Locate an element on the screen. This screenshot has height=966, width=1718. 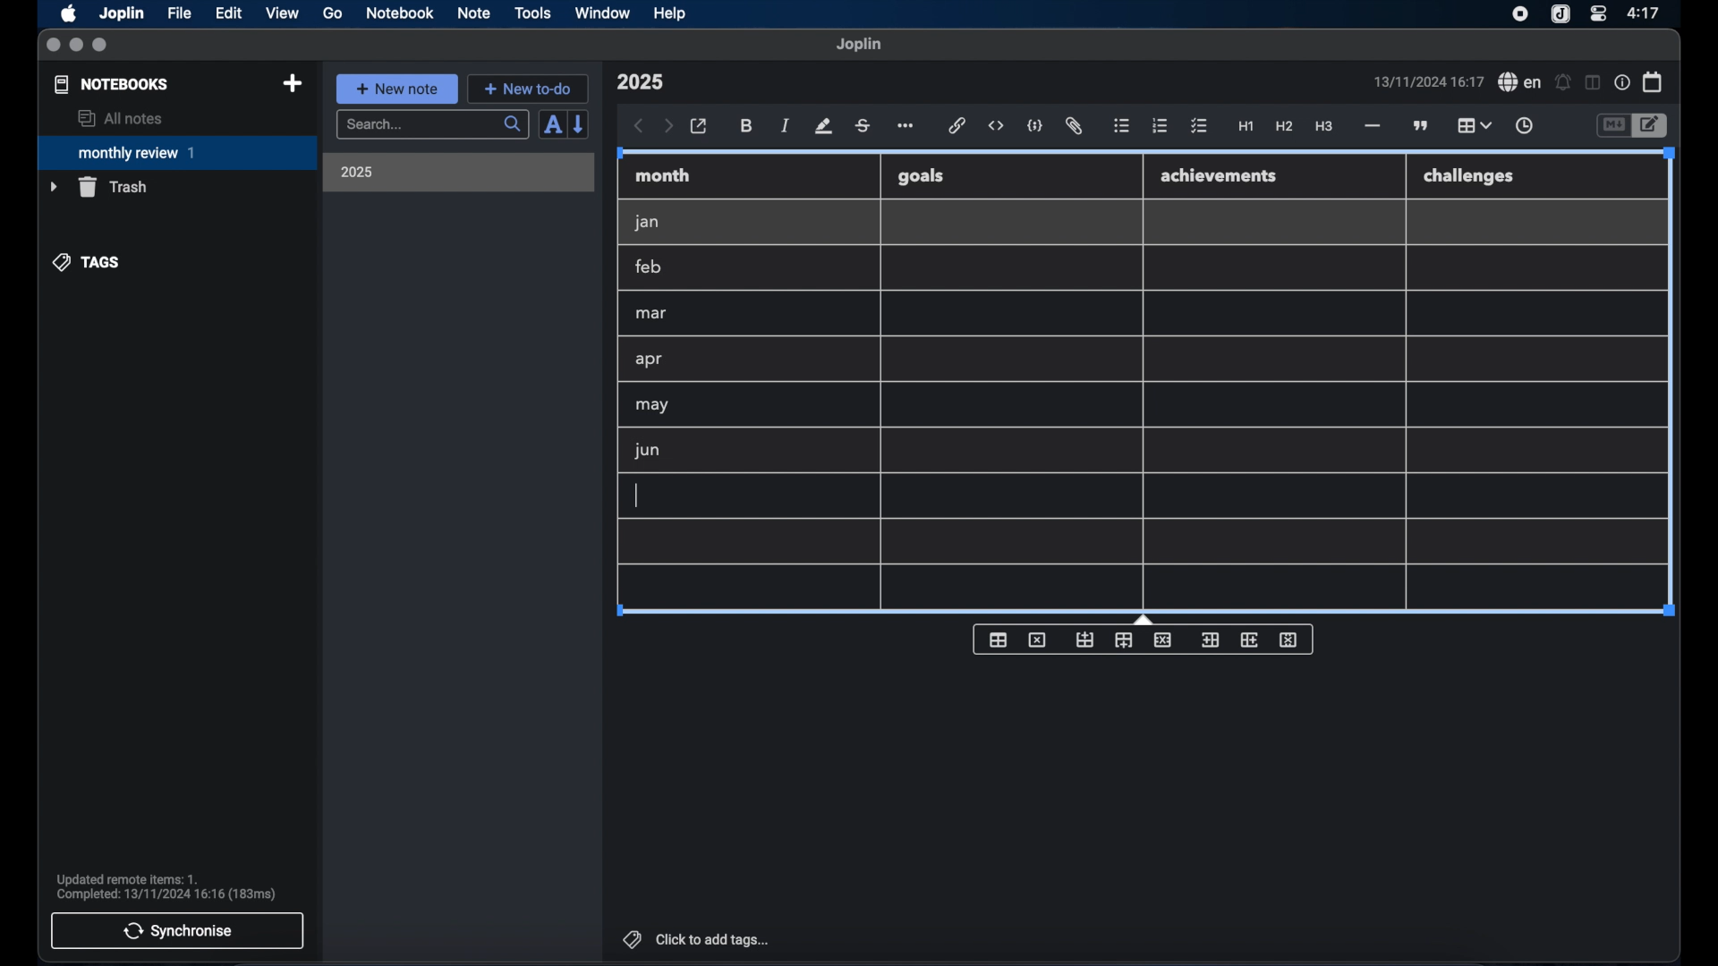
achievements is located at coordinates (1220, 176).